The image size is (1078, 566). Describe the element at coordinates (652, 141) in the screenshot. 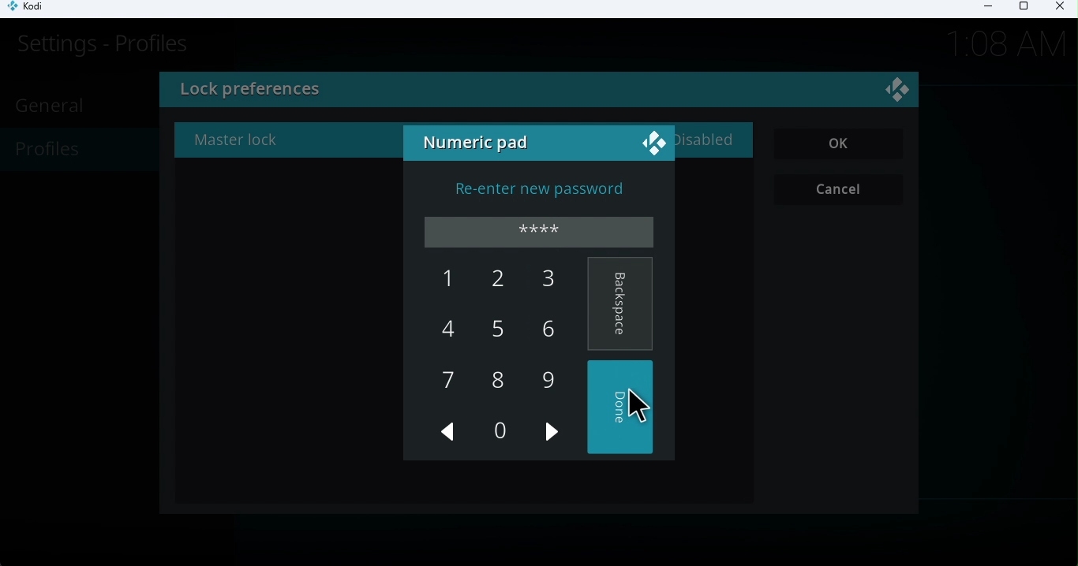

I see `logo` at that location.